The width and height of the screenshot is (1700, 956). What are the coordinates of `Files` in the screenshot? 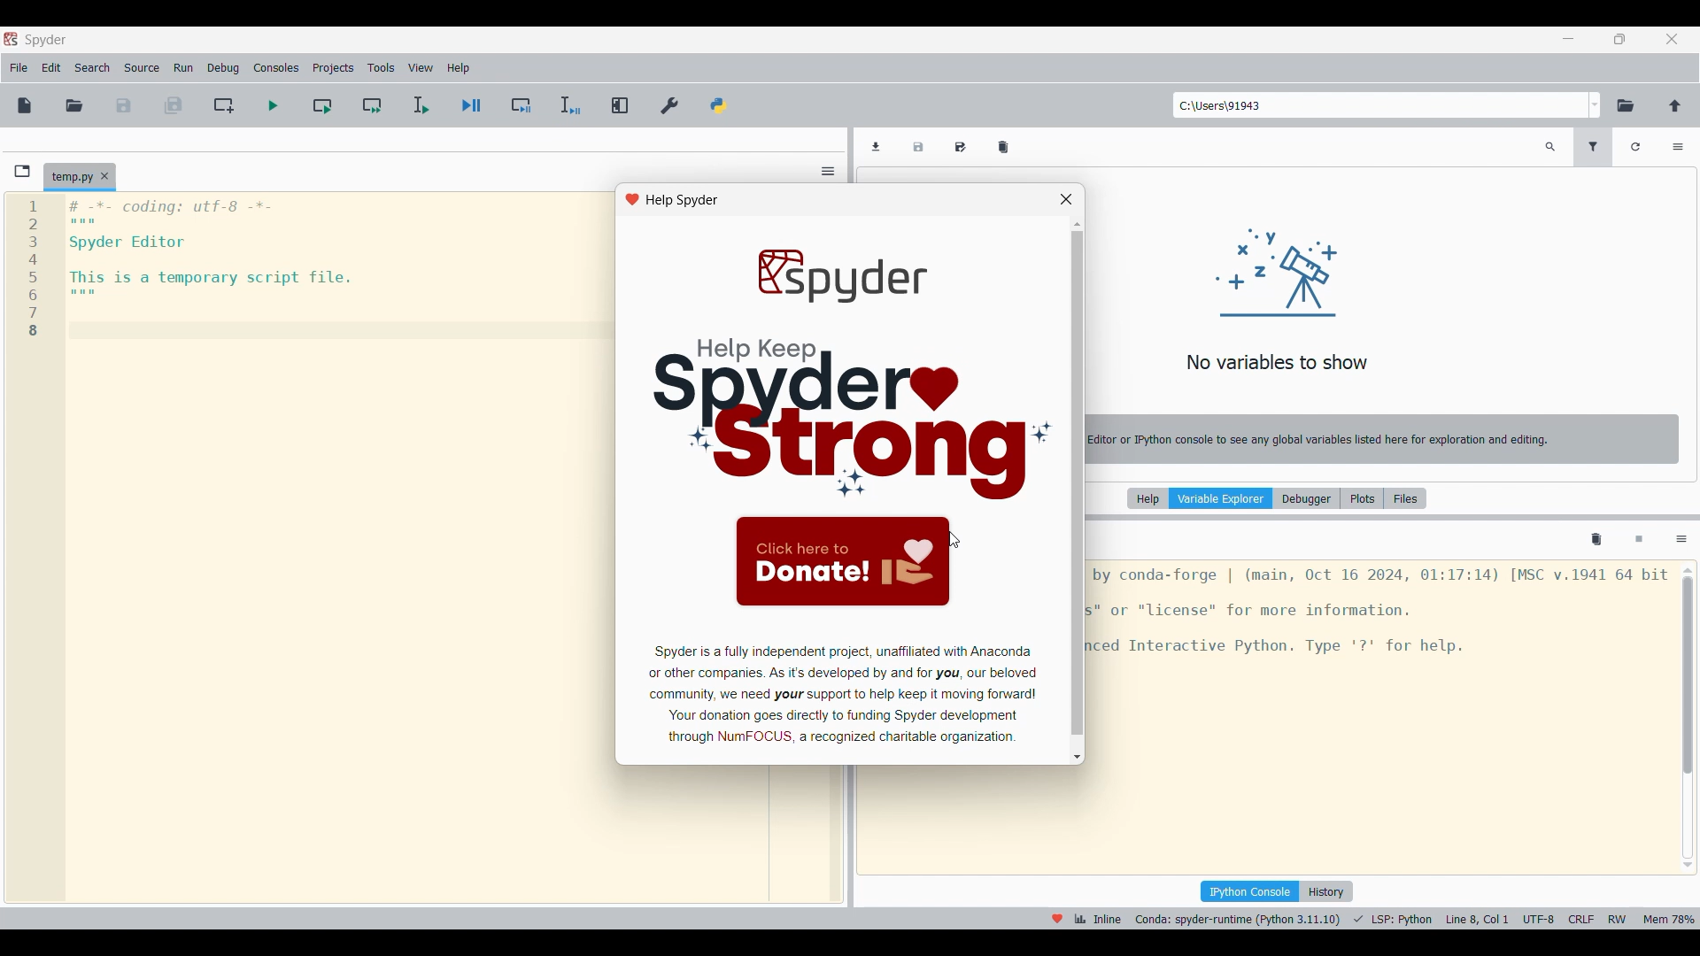 It's located at (1405, 498).